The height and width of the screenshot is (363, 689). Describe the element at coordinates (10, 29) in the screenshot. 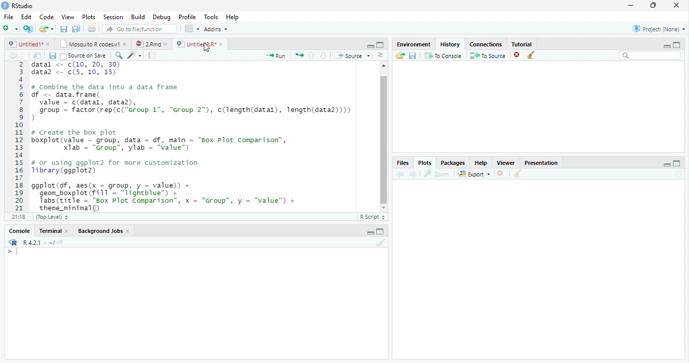

I see `New file` at that location.